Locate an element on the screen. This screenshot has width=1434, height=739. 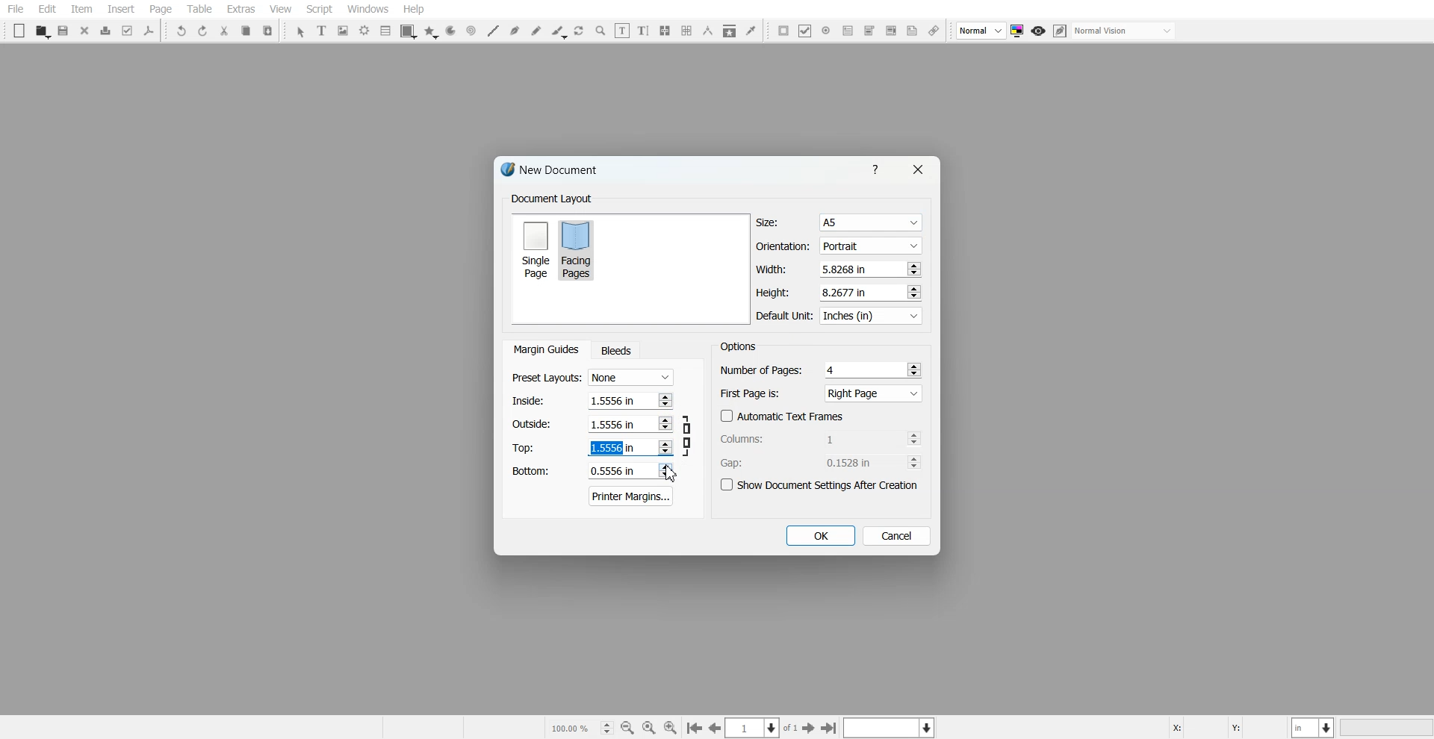
Close is located at coordinates (916, 169).